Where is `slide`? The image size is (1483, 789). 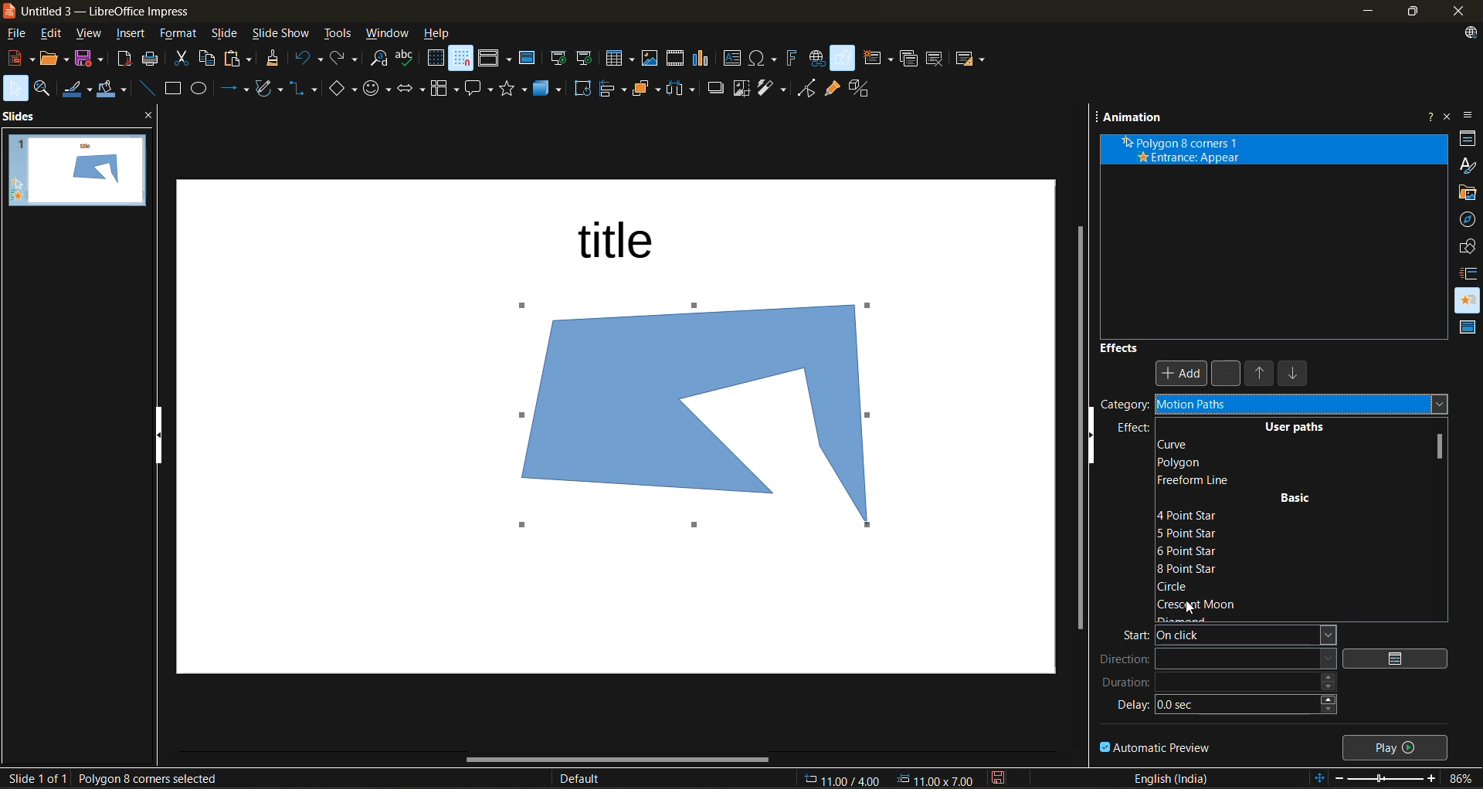 slide is located at coordinates (226, 36).